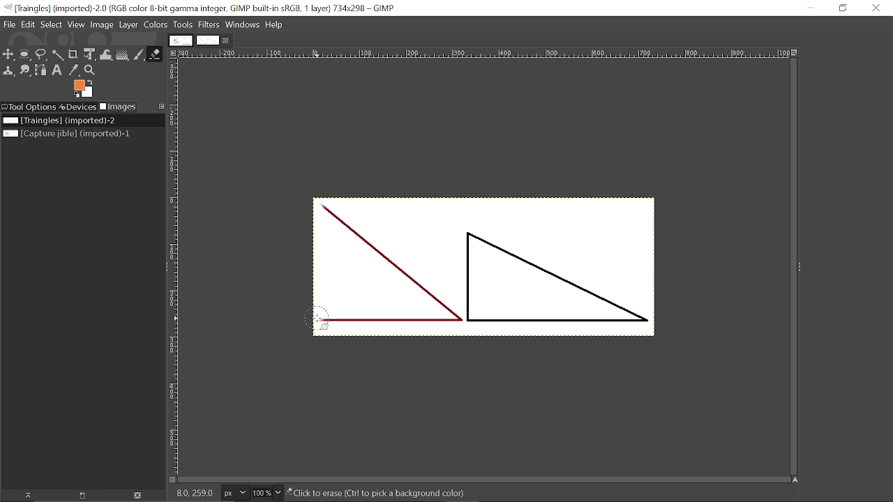  Describe the element at coordinates (139, 54) in the screenshot. I see `Paintbrush tool` at that location.